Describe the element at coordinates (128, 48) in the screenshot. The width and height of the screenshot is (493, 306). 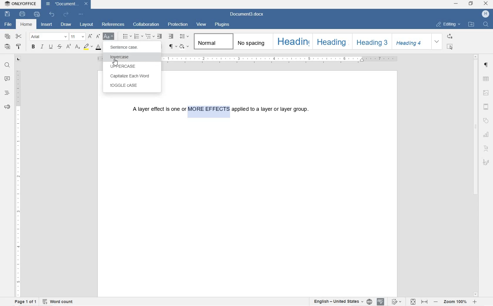
I see `SENTENCE CASE` at that location.